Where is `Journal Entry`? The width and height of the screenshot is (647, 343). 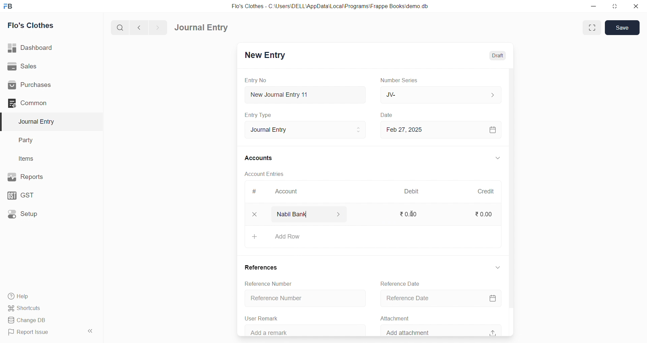
Journal Entry is located at coordinates (38, 122).